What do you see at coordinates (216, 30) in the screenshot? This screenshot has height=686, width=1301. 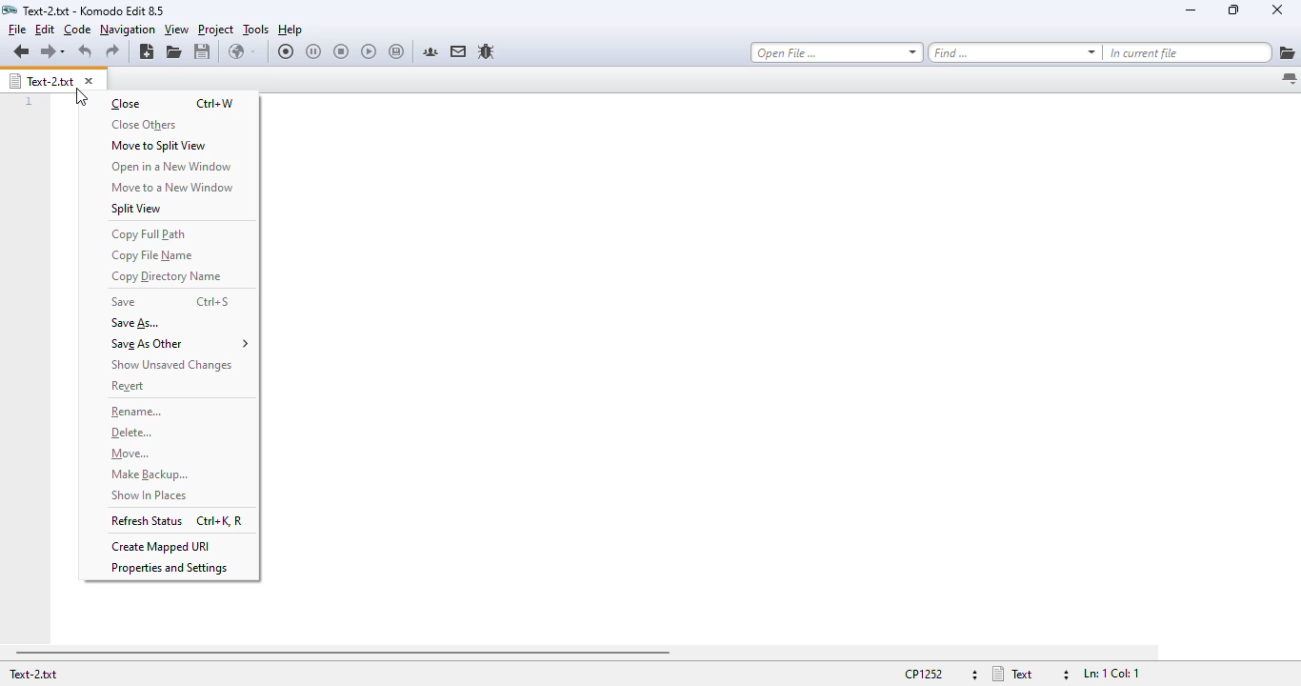 I see `project` at bounding box center [216, 30].